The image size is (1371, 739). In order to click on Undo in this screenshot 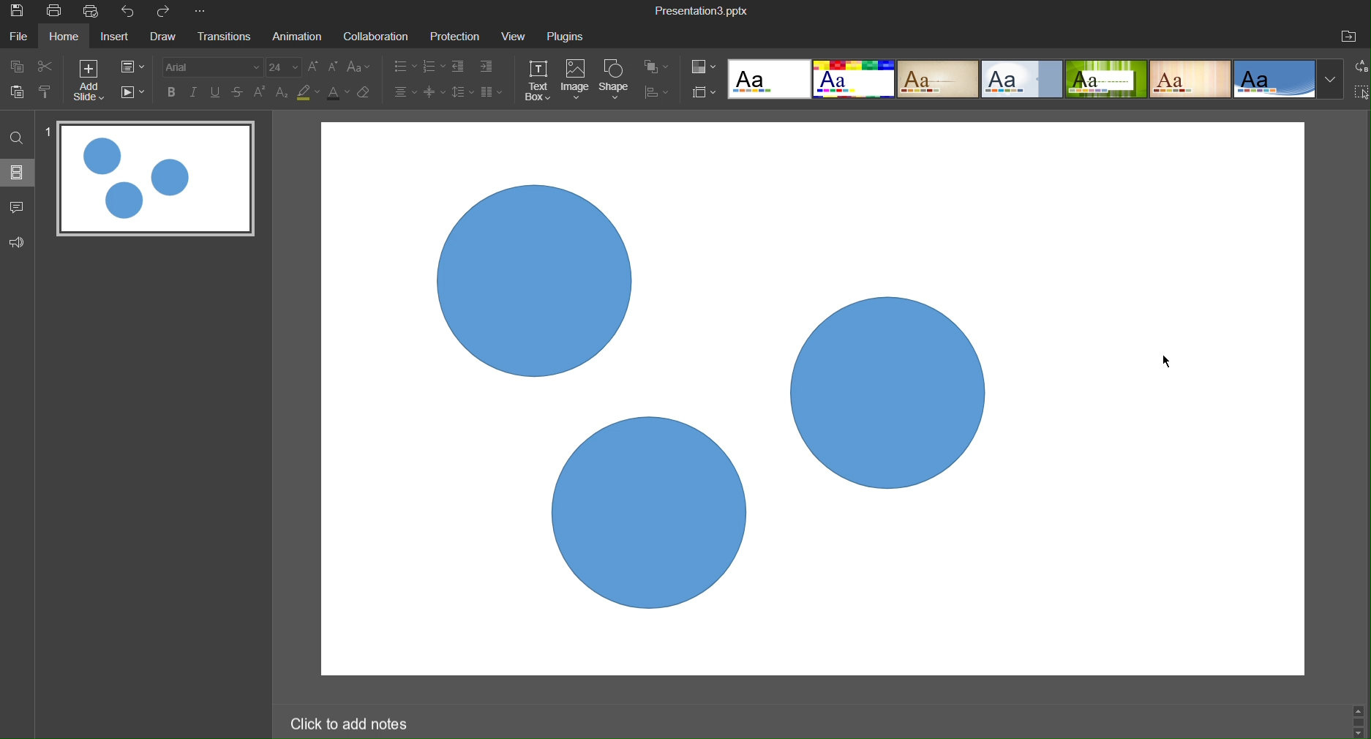, I will do `click(129, 11)`.